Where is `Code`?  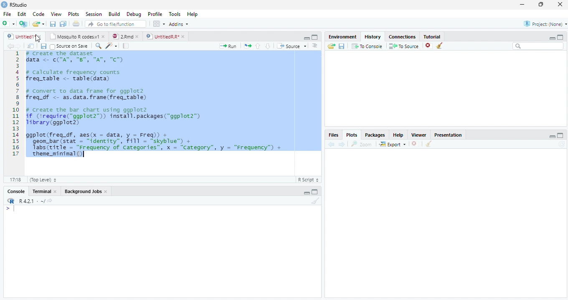
Code is located at coordinates (40, 14).